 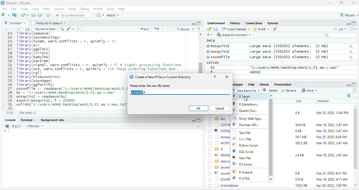 What do you see at coordinates (251, 118) in the screenshot?
I see `Shiny Web App...` at bounding box center [251, 118].